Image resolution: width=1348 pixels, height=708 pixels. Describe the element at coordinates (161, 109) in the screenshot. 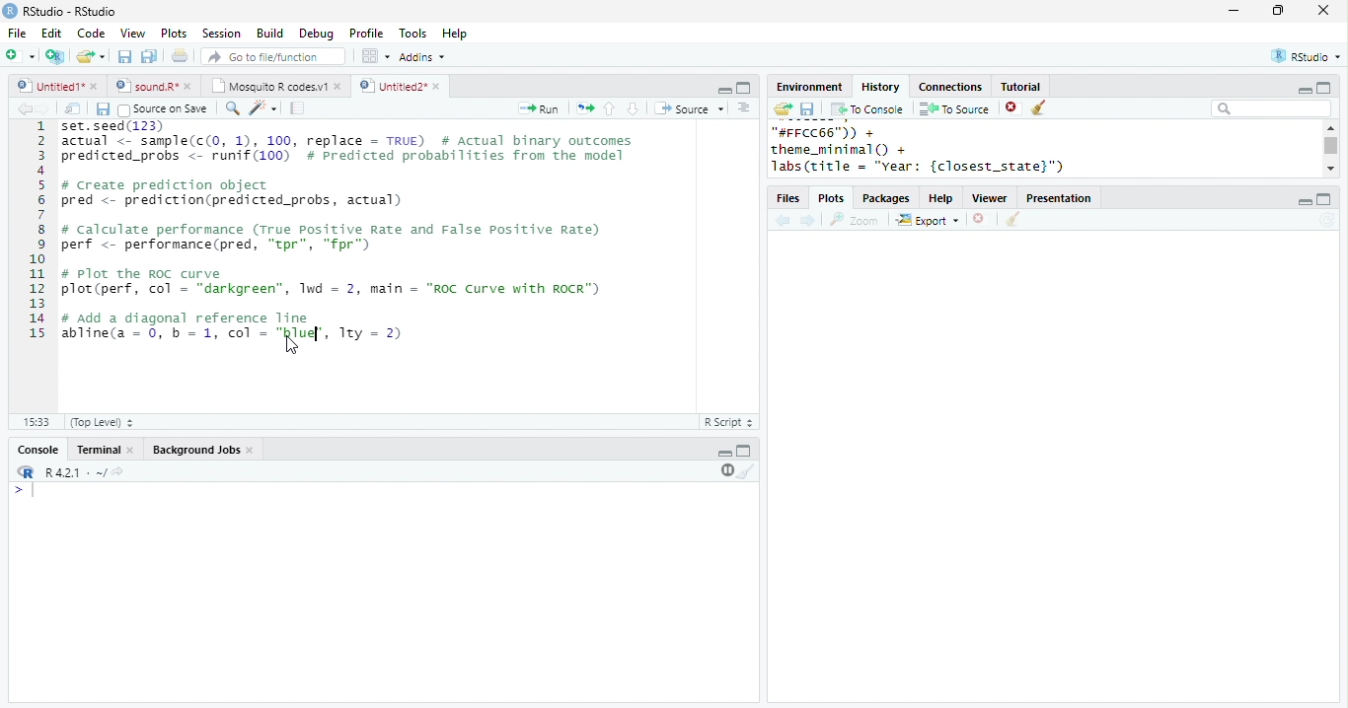

I see `Source on Save` at that location.